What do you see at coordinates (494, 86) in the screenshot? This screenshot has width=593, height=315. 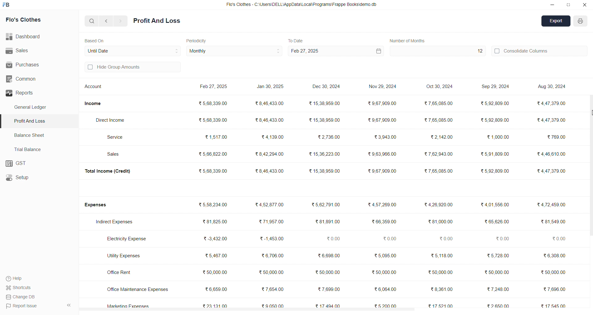 I see `Sep 29, 2024` at bounding box center [494, 86].